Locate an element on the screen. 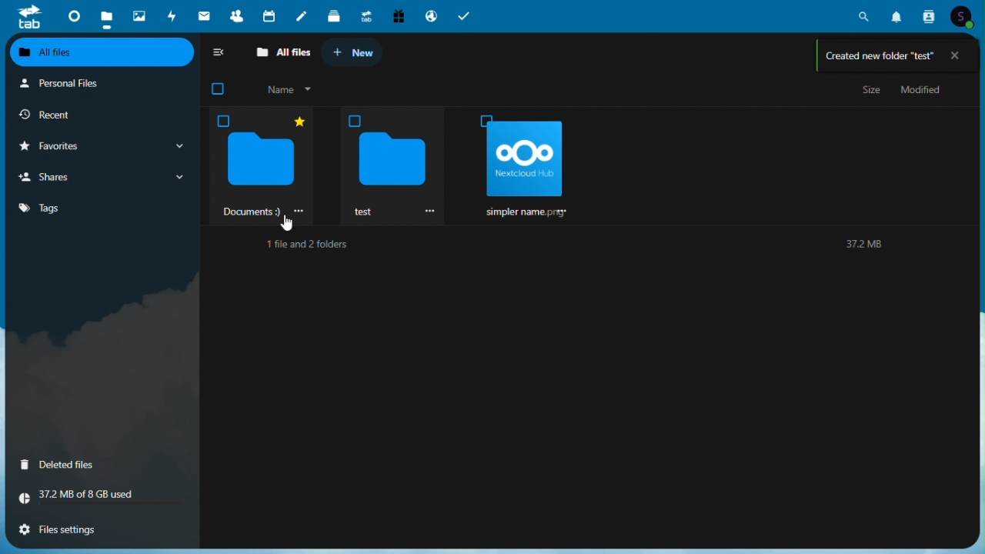 This screenshot has width=985, height=554. Files is located at coordinates (109, 15).